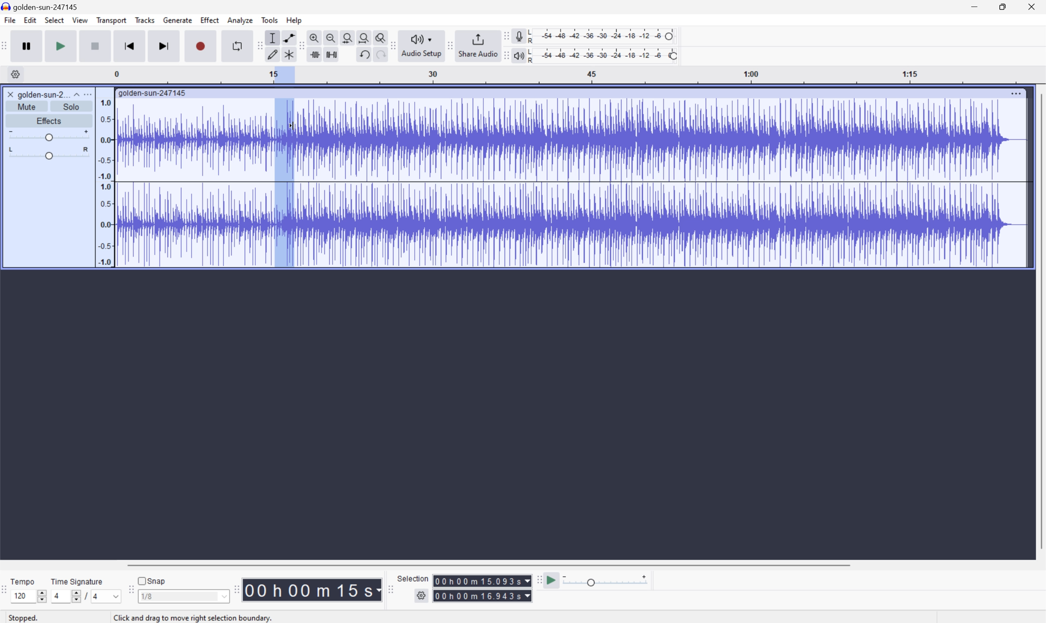 The height and width of the screenshot is (623, 1046). What do you see at coordinates (1000, 6) in the screenshot?
I see `Restore Down` at bounding box center [1000, 6].